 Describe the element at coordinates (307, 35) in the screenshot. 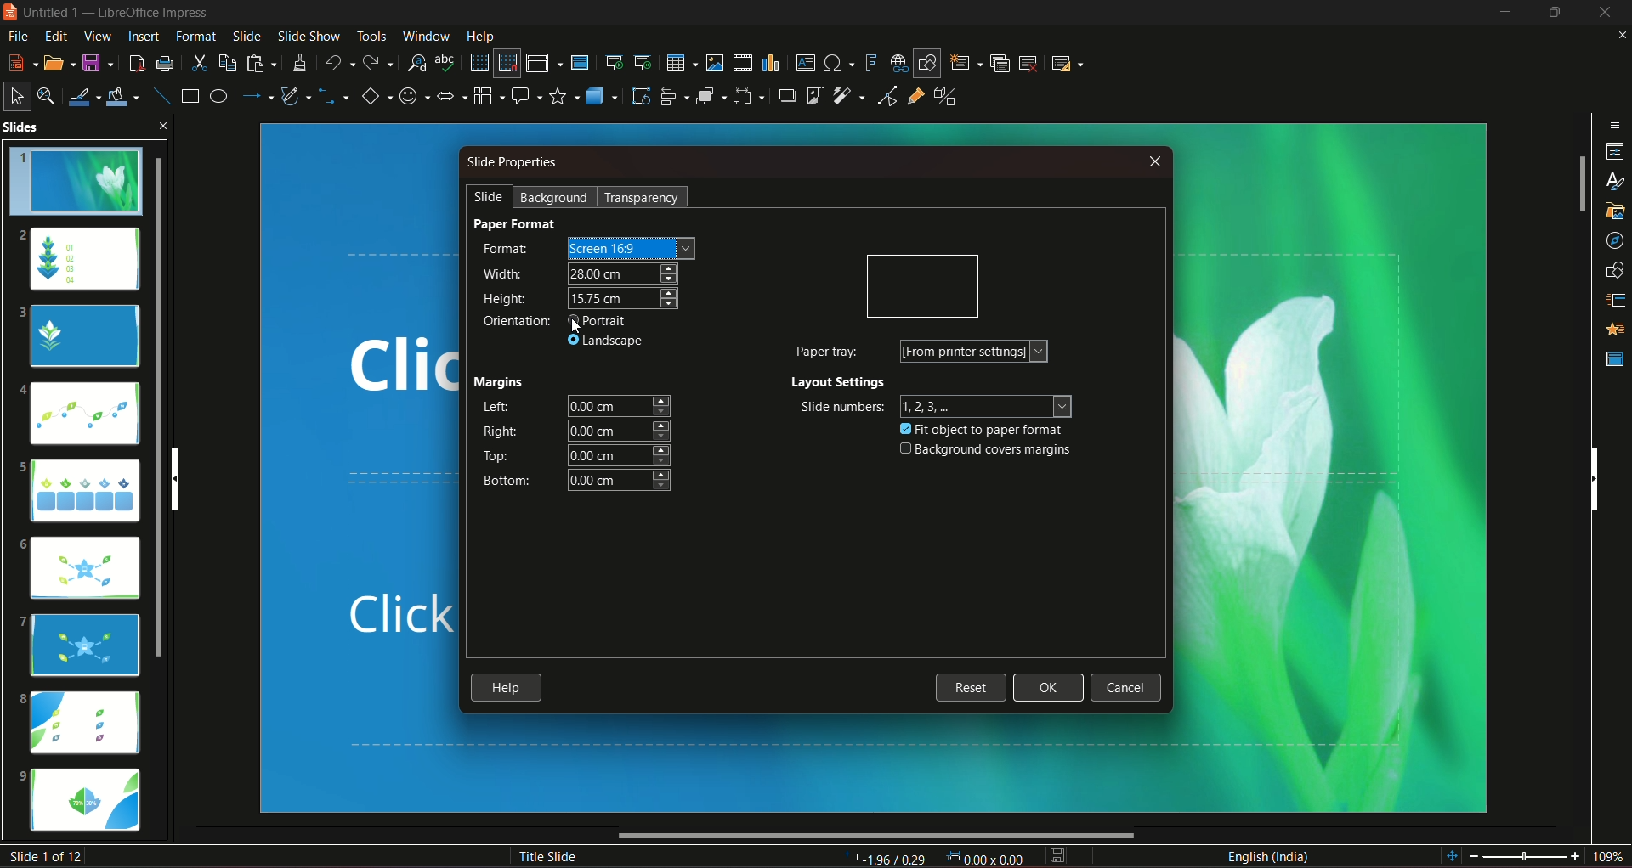

I see `slideshow` at that location.